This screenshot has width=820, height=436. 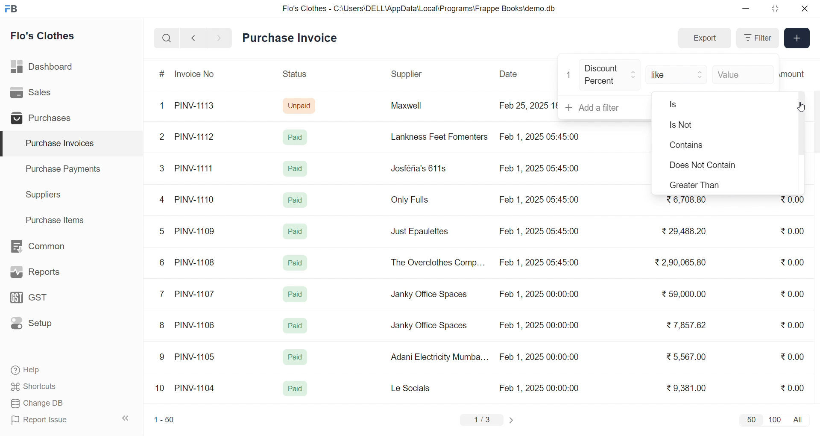 I want to click on 4, so click(x=164, y=200).